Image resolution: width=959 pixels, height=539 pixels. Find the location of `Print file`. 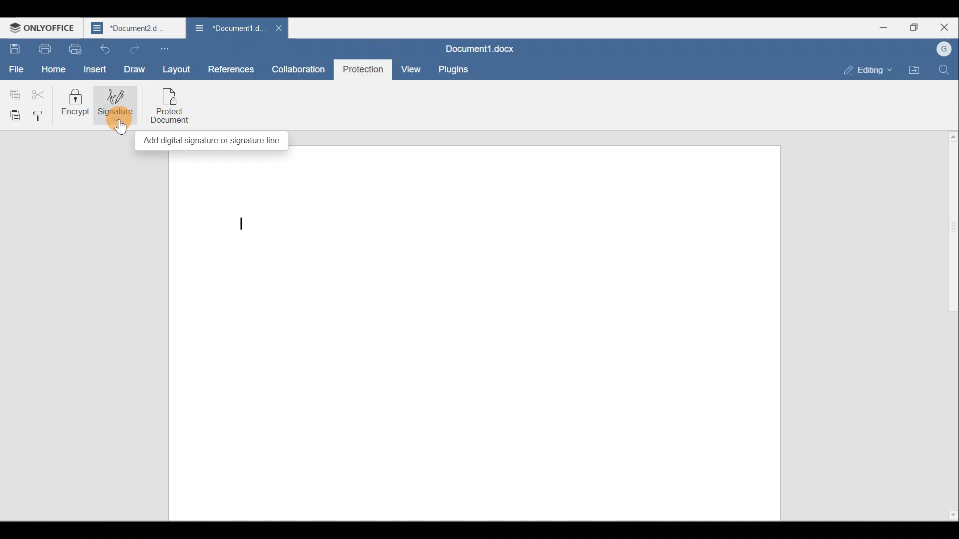

Print file is located at coordinates (44, 48).